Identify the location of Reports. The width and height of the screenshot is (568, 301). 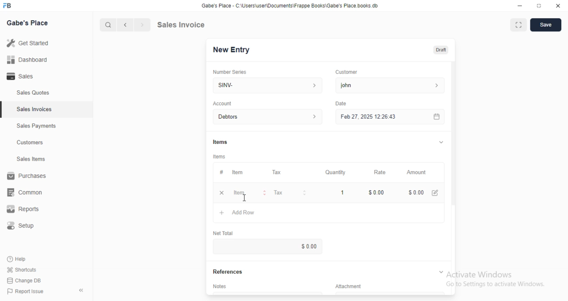
(22, 209).